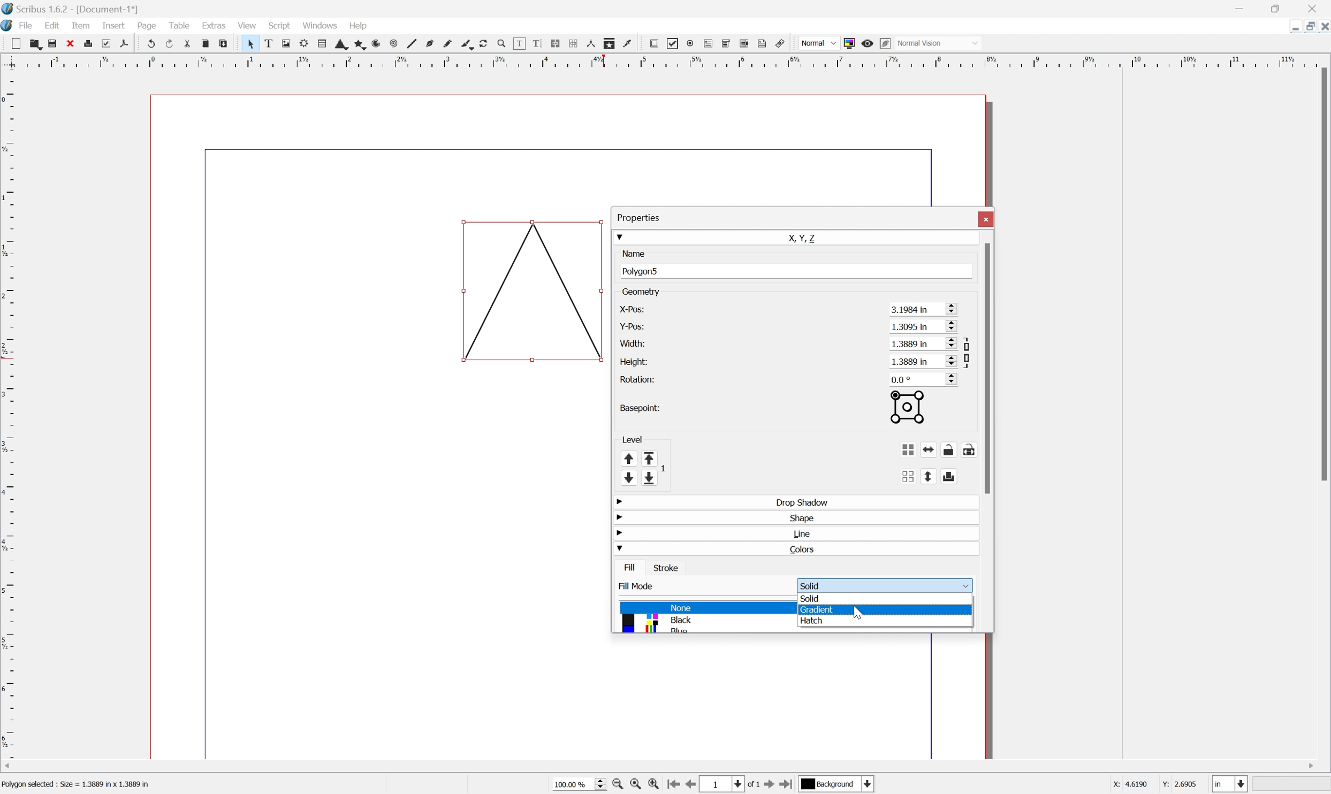  What do you see at coordinates (937, 43) in the screenshot?
I see `Normal Vision` at bounding box center [937, 43].